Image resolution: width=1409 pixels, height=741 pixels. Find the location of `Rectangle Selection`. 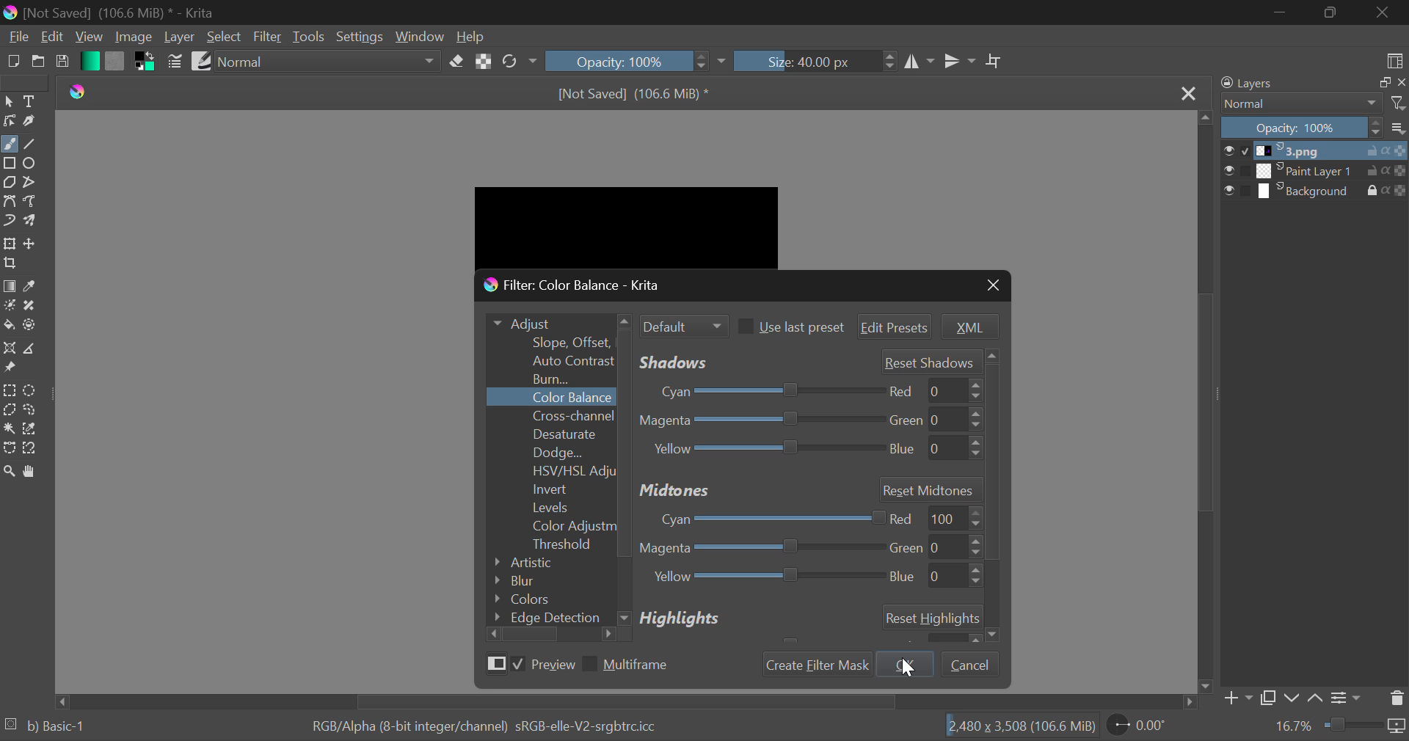

Rectangle Selection is located at coordinates (9, 390).